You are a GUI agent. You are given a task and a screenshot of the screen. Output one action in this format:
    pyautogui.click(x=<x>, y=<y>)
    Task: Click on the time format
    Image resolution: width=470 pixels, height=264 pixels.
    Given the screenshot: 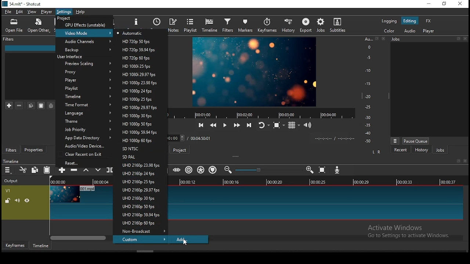 What is the action you would take?
    pyautogui.click(x=84, y=104)
    